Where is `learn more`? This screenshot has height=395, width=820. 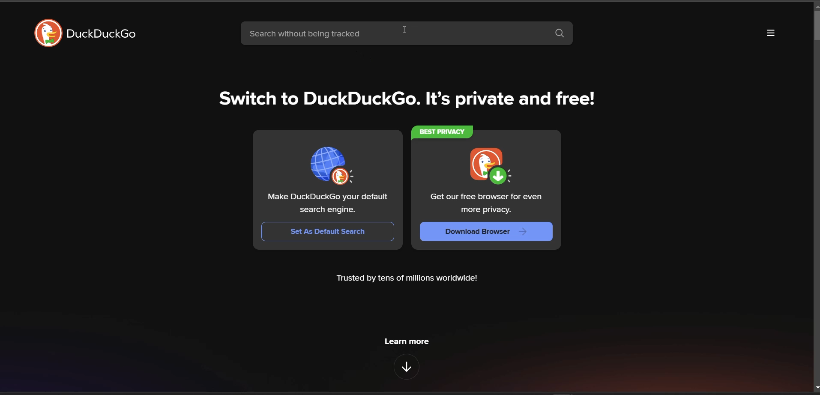
learn more is located at coordinates (408, 342).